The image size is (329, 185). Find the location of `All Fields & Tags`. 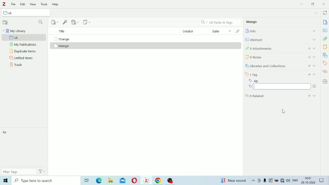

All Fields & Tags is located at coordinates (221, 22).